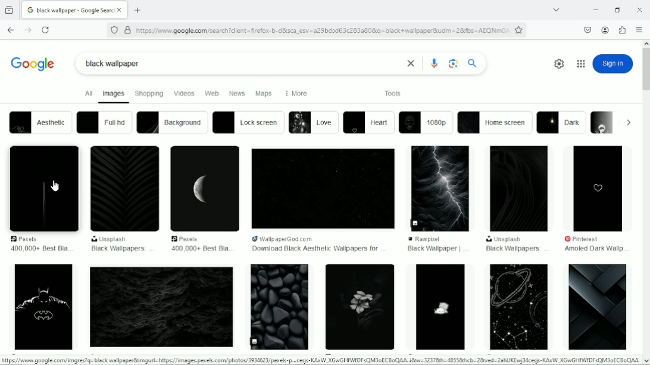 The height and width of the screenshot is (365, 650). Describe the element at coordinates (43, 309) in the screenshot. I see `black wallpaper image` at that location.